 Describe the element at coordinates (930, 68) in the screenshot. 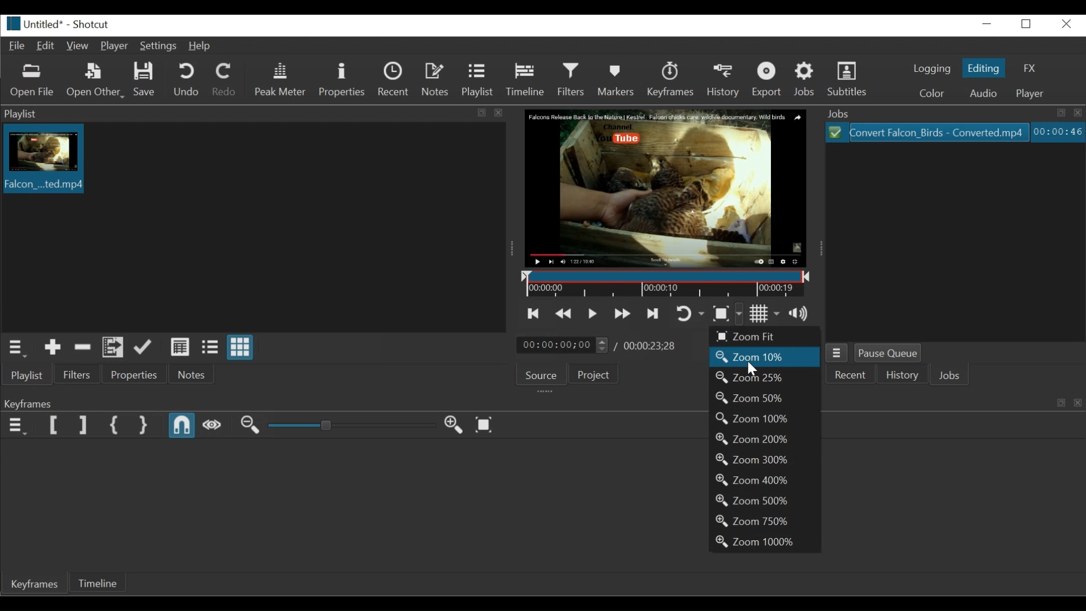

I see `logging` at that location.